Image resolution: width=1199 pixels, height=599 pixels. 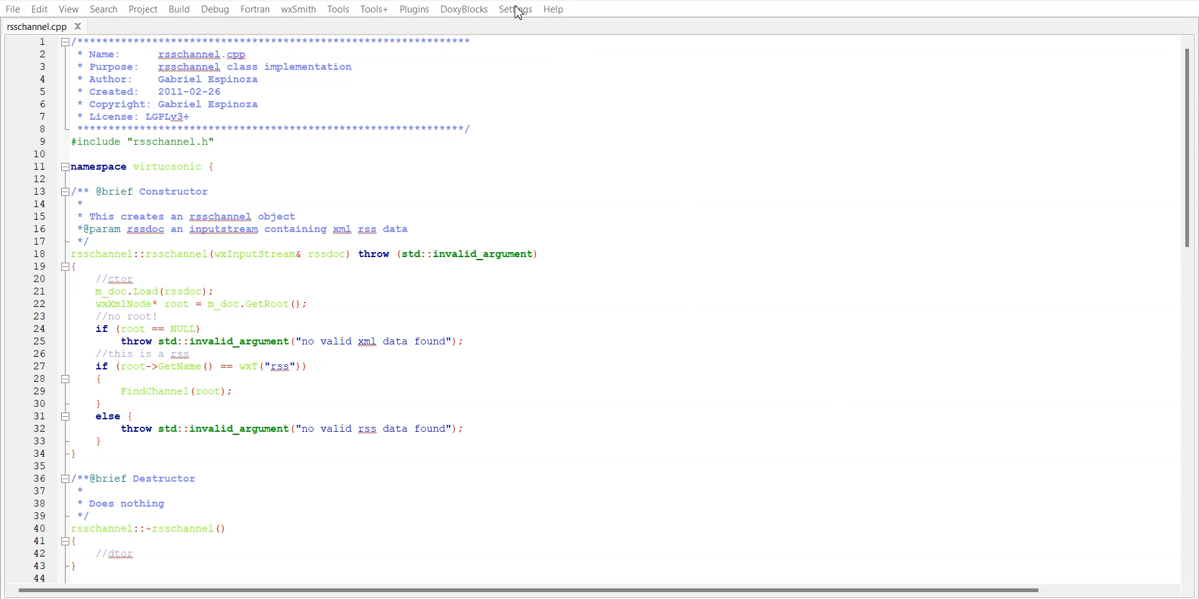 What do you see at coordinates (298, 9) in the screenshot?
I see `wxSmith` at bounding box center [298, 9].